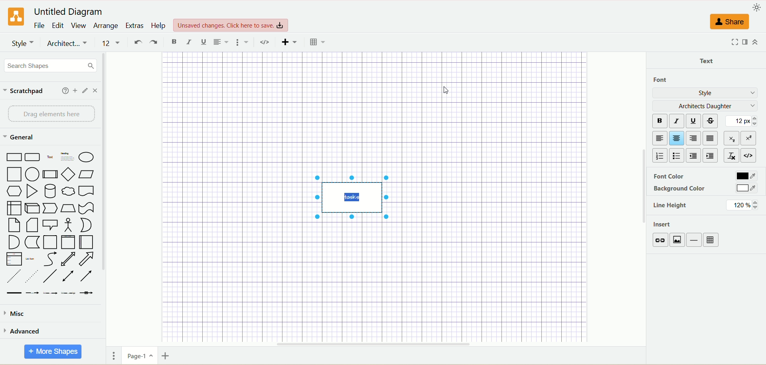 This screenshot has width=766, height=365. What do you see at coordinates (50, 192) in the screenshot?
I see `Cylinder` at bounding box center [50, 192].